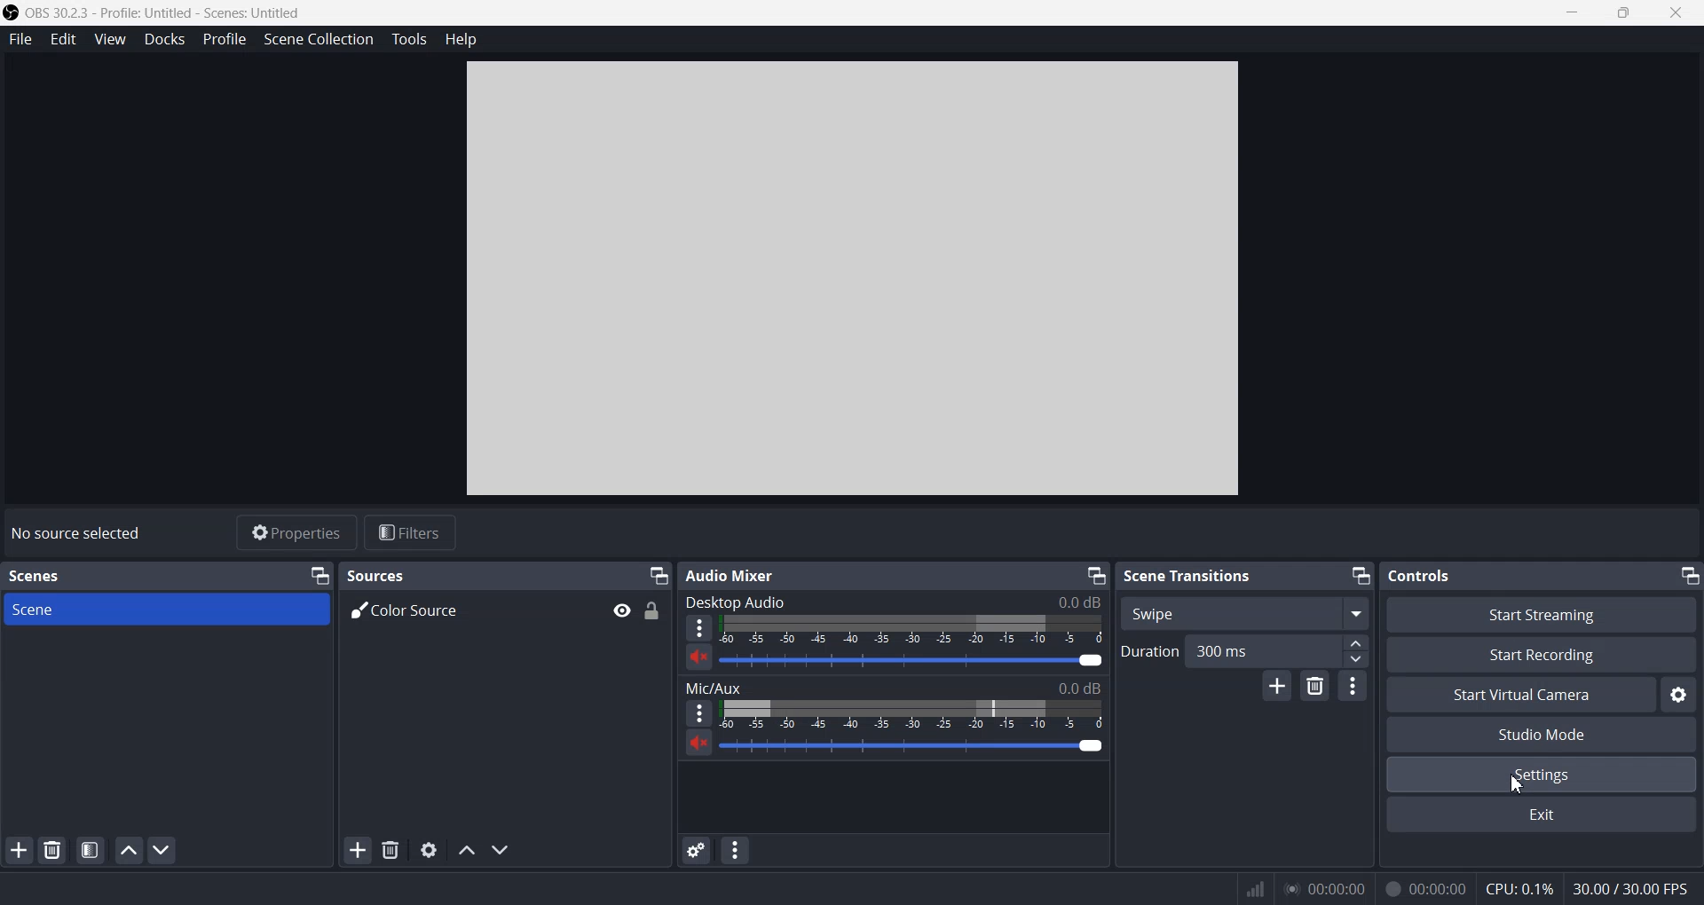 The width and height of the screenshot is (1704, 905). Describe the element at coordinates (698, 712) in the screenshot. I see `More` at that location.